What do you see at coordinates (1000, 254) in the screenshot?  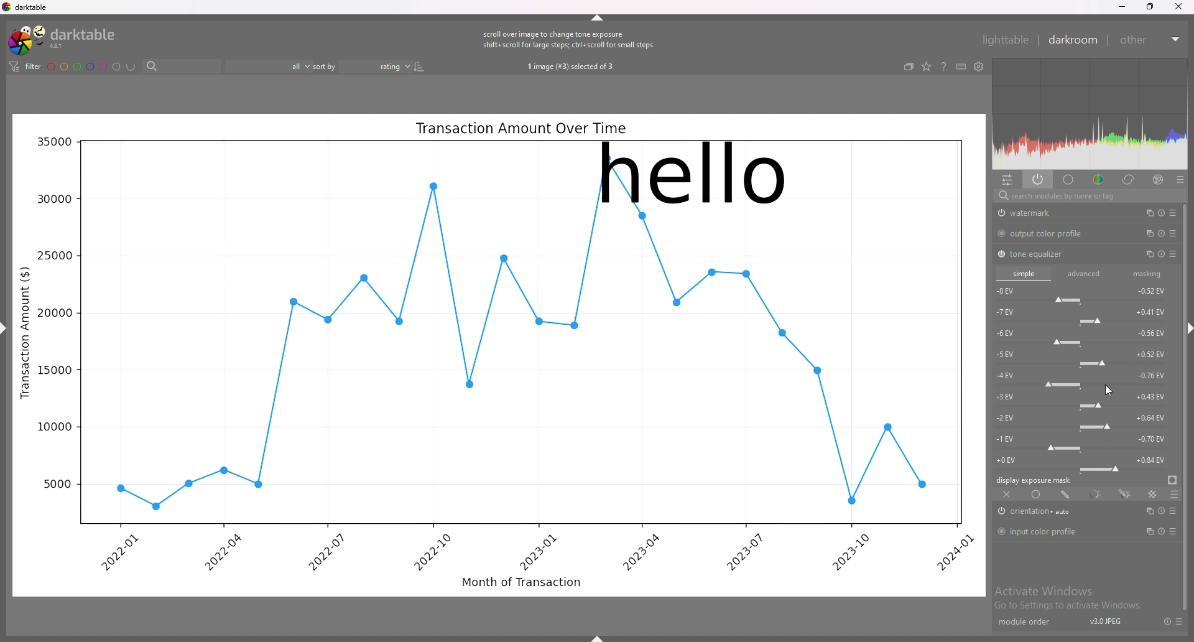 I see `switch off/on` at bounding box center [1000, 254].